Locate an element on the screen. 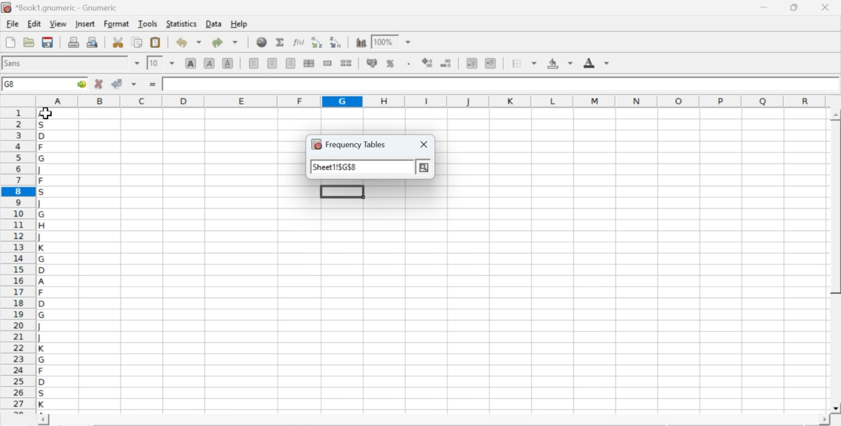  statistics is located at coordinates (180, 24).